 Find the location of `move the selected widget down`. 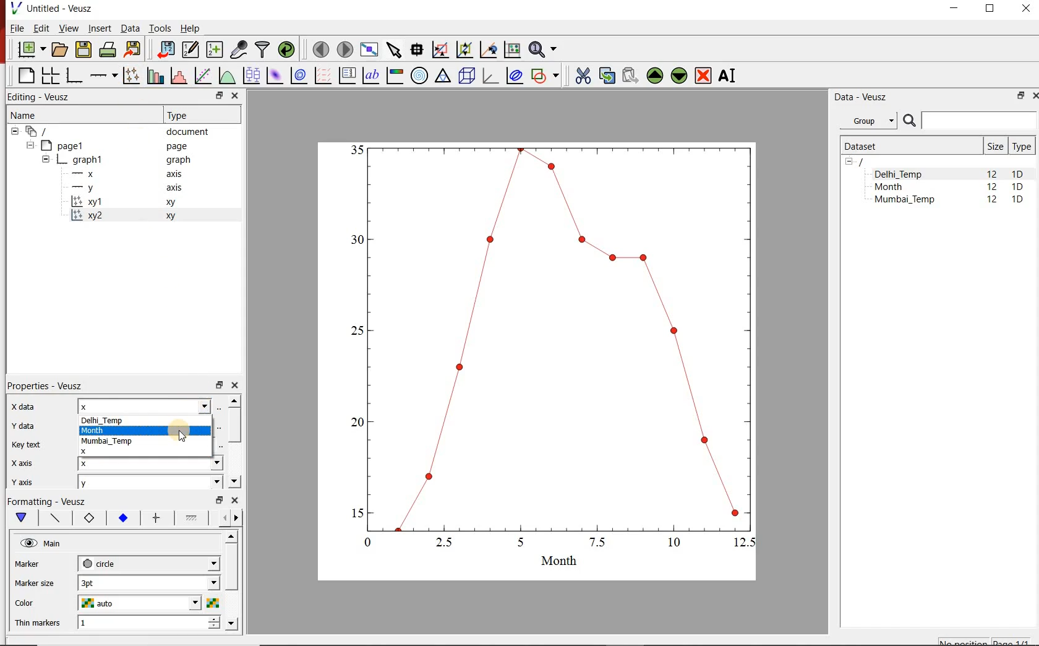

move the selected widget down is located at coordinates (679, 76).